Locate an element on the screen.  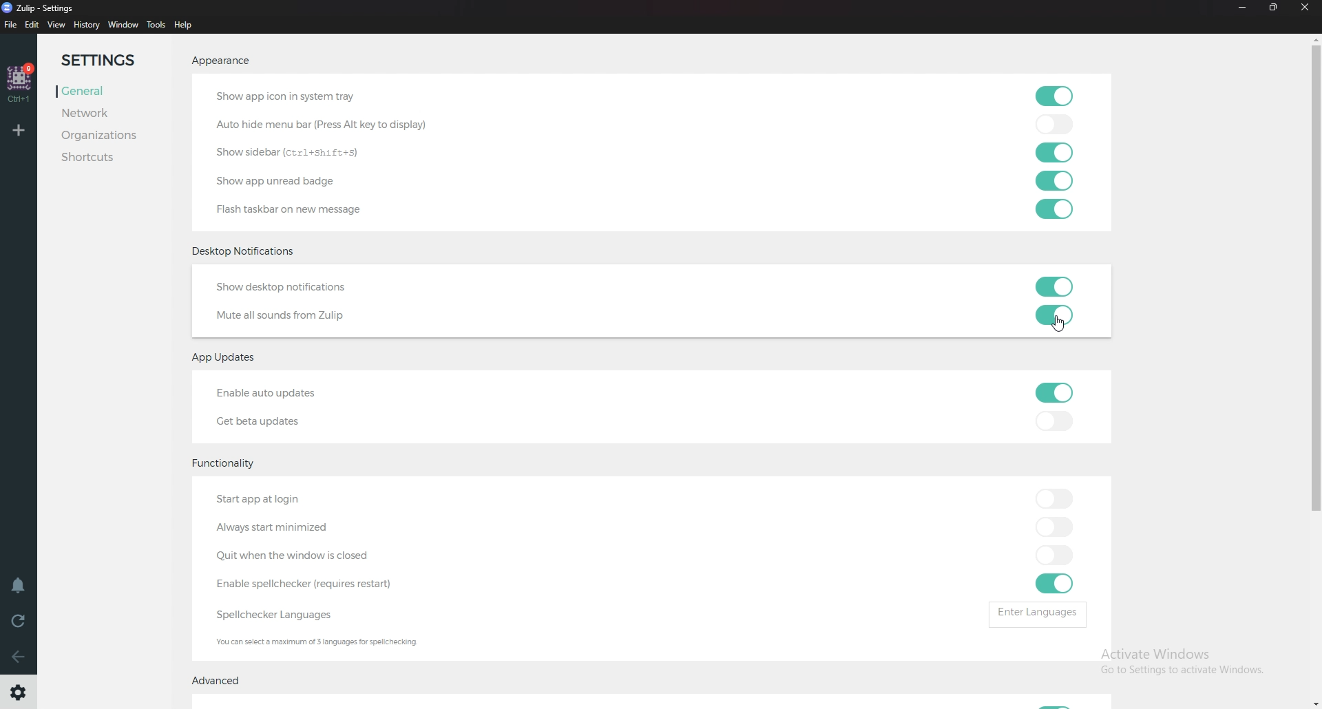
toggle is located at coordinates (1056, 284).